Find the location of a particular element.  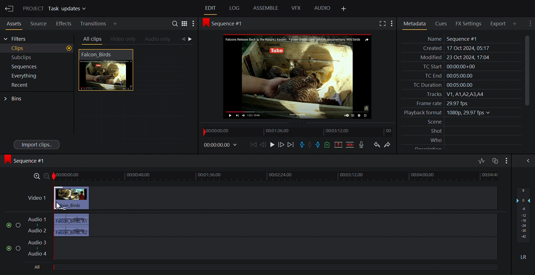

Transitition is located at coordinates (94, 24).